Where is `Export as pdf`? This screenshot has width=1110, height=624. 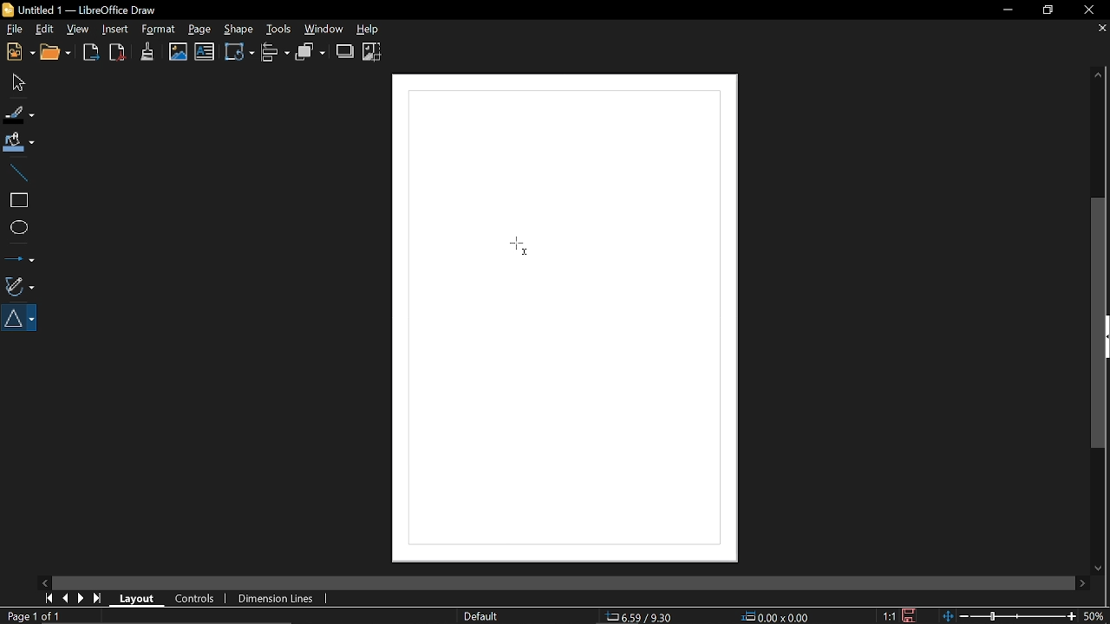 Export as pdf is located at coordinates (118, 53).